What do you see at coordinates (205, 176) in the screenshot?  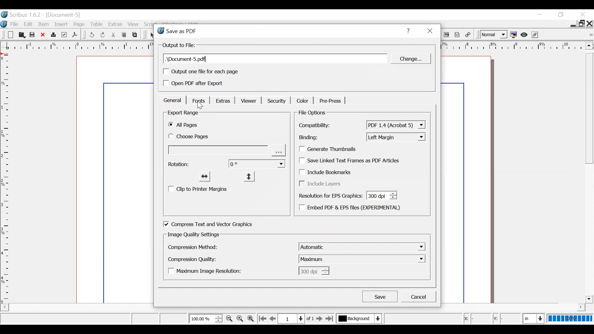 I see `Mirror pages horizontally` at bounding box center [205, 176].